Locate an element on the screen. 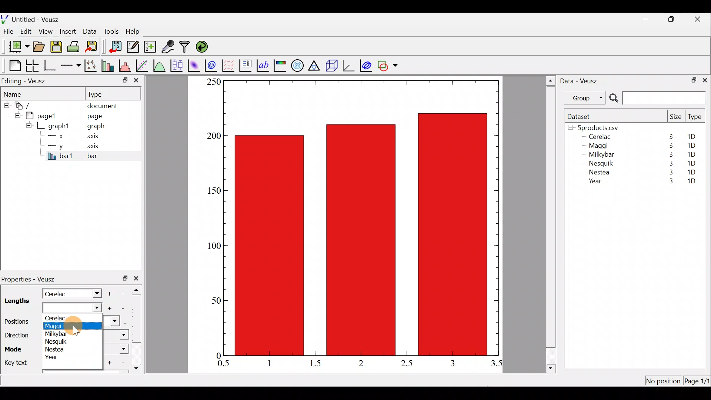 The width and height of the screenshot is (711, 400). bar1 is located at coordinates (60, 156).